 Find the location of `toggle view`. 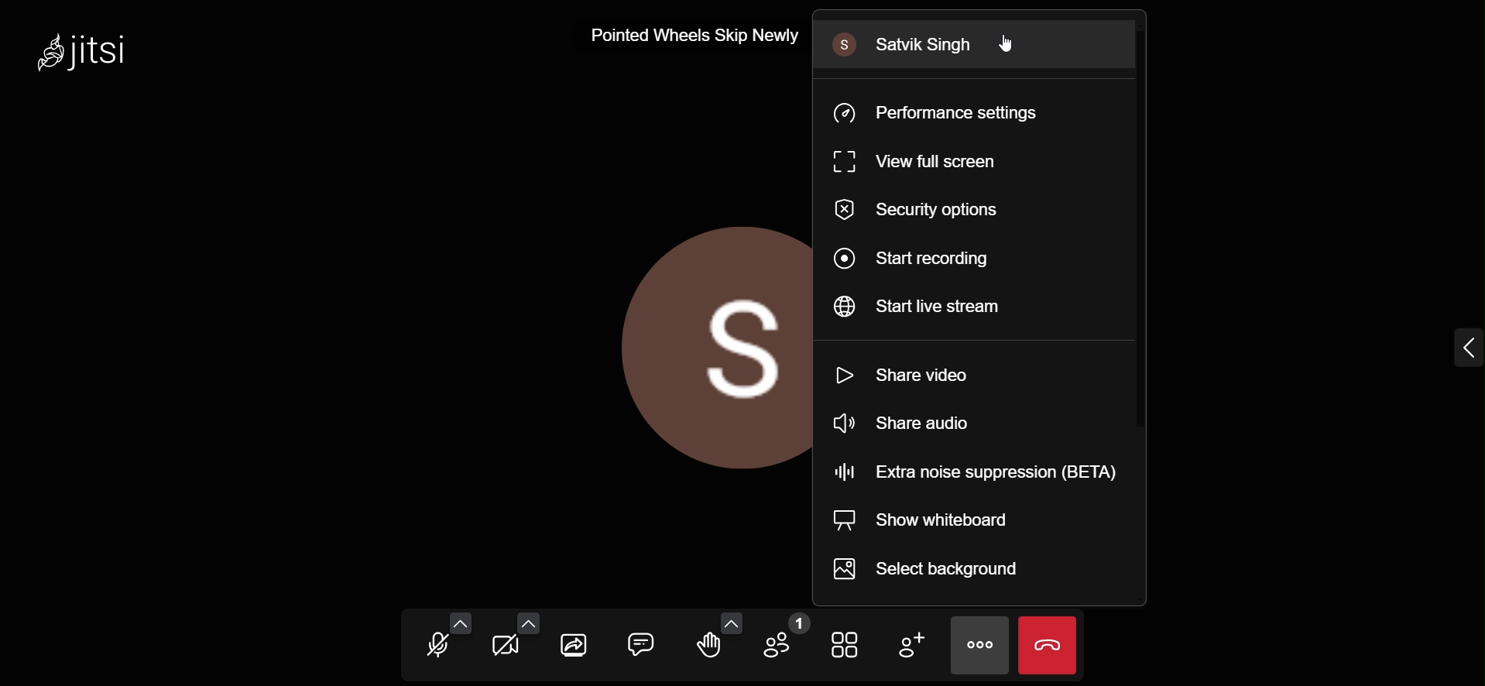

toggle view is located at coordinates (845, 646).